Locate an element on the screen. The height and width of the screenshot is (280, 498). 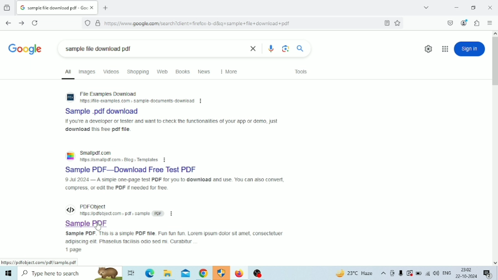
Link is located at coordinates (39, 262).